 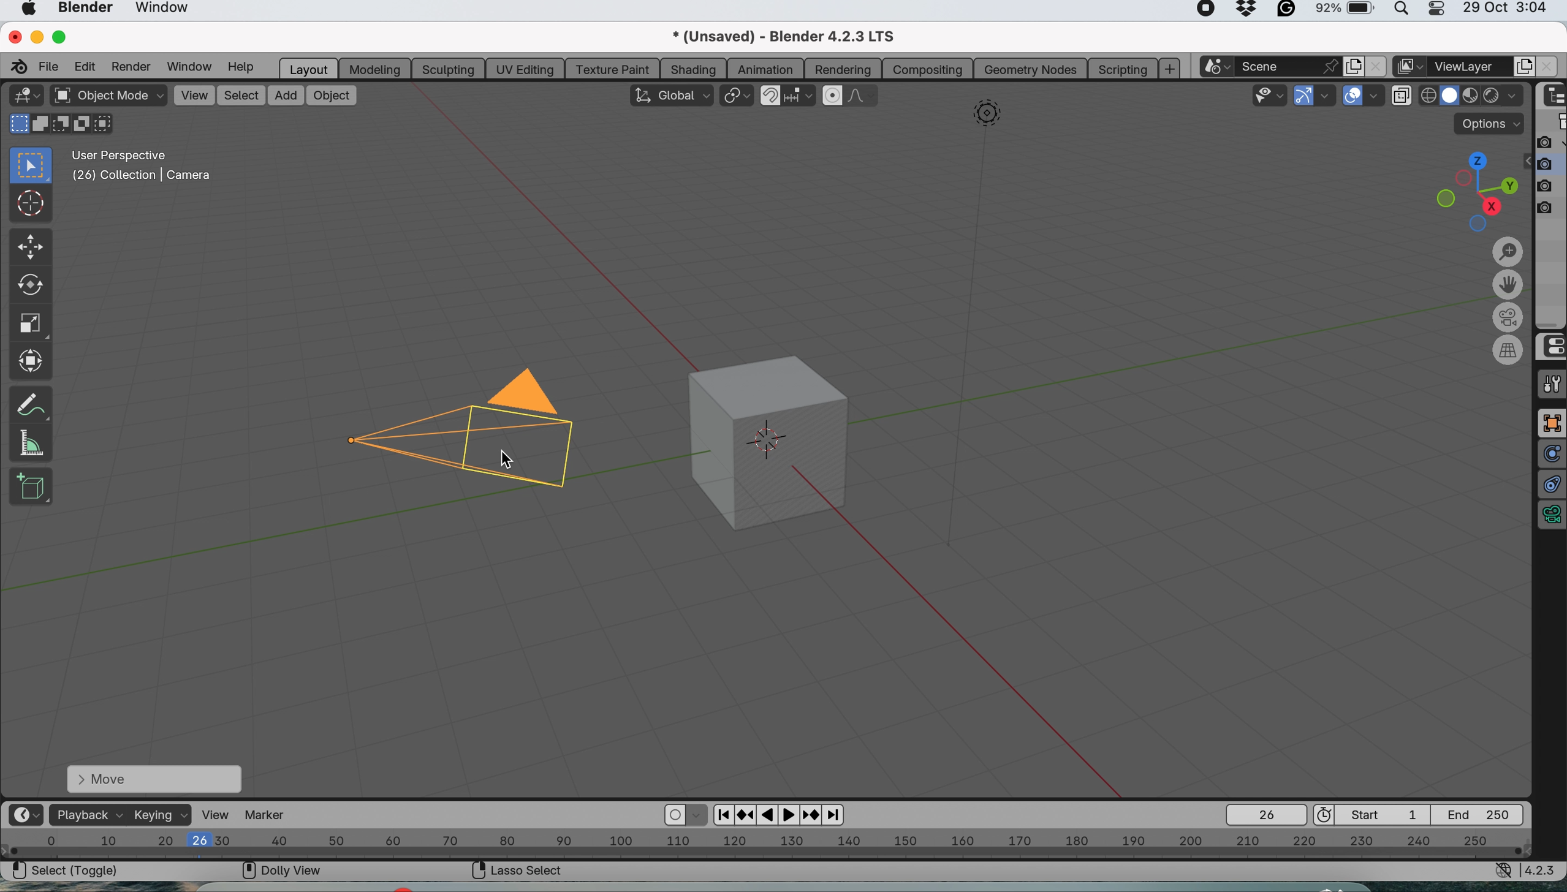 What do you see at coordinates (188, 66) in the screenshot?
I see `window` at bounding box center [188, 66].